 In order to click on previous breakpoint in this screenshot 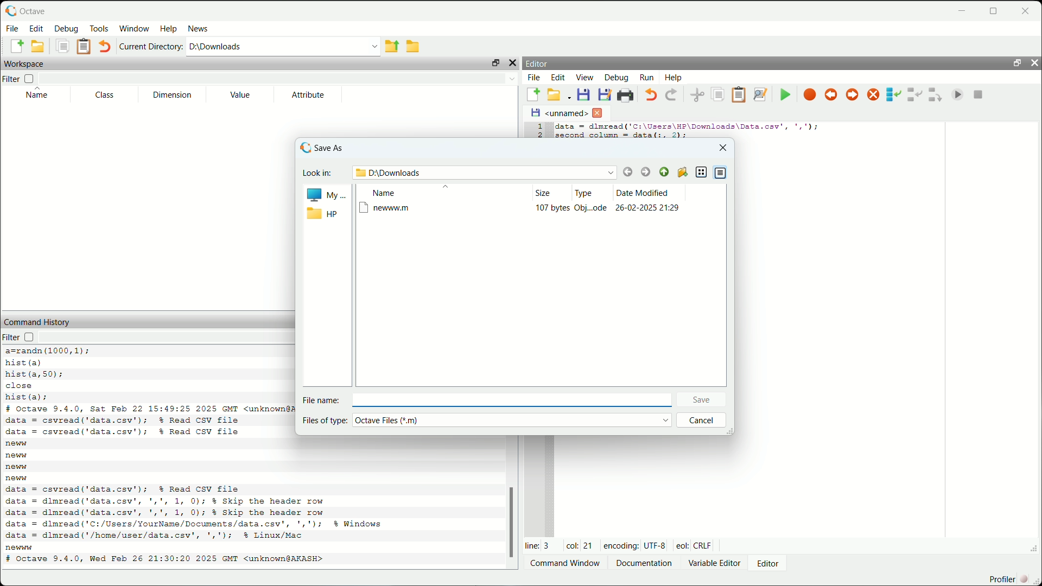, I will do `click(829, 96)`.